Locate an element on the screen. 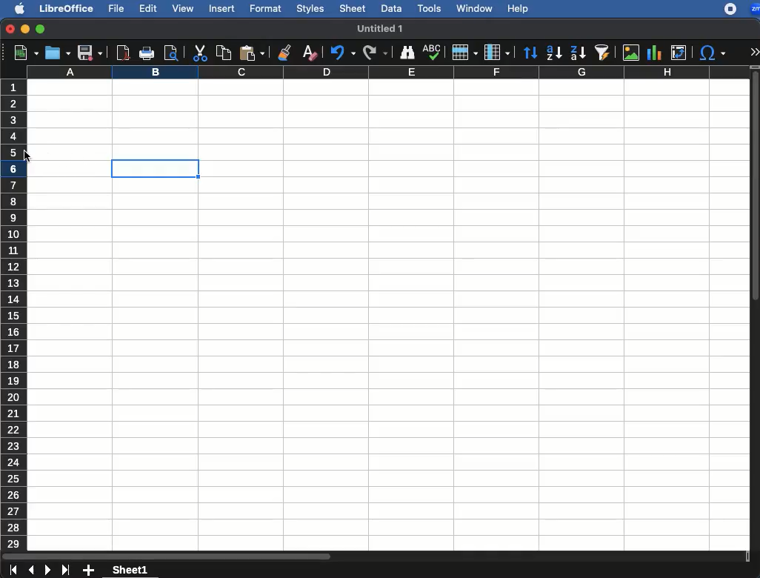 This screenshot has height=578, width=760. rows is located at coordinates (13, 315).